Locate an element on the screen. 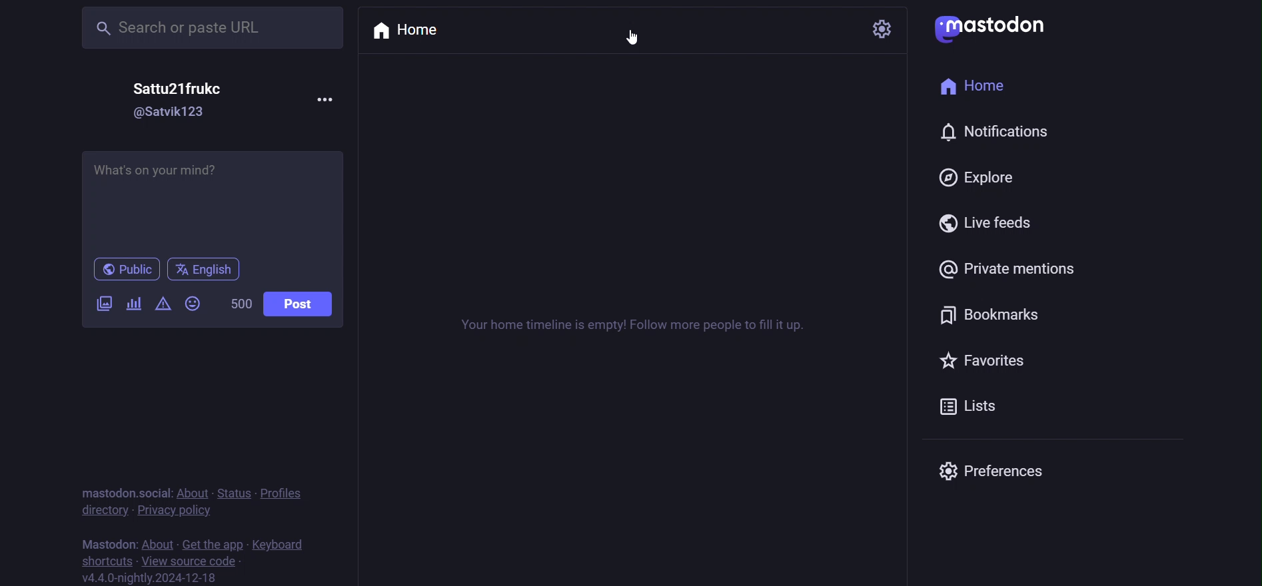 Image resolution: width=1262 pixels, height=586 pixels. favorites is located at coordinates (984, 362).